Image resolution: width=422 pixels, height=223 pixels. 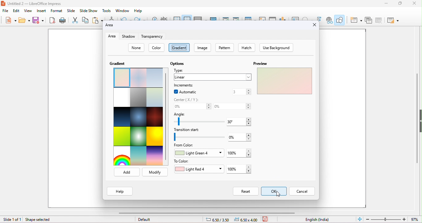 What do you see at coordinates (166, 117) in the screenshot?
I see `vertical scroll for gradient` at bounding box center [166, 117].